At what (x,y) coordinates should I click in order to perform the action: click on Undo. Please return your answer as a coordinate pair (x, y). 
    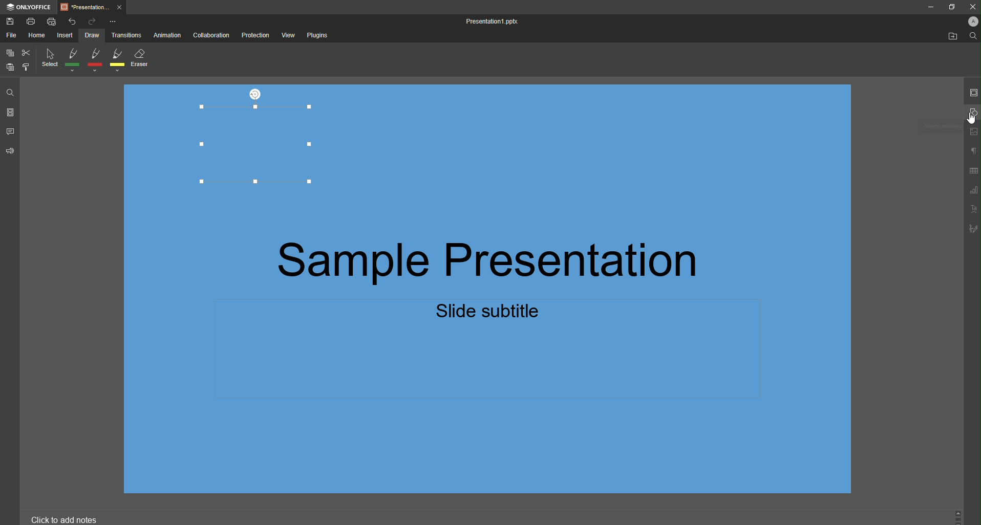
    Looking at the image, I should click on (72, 20).